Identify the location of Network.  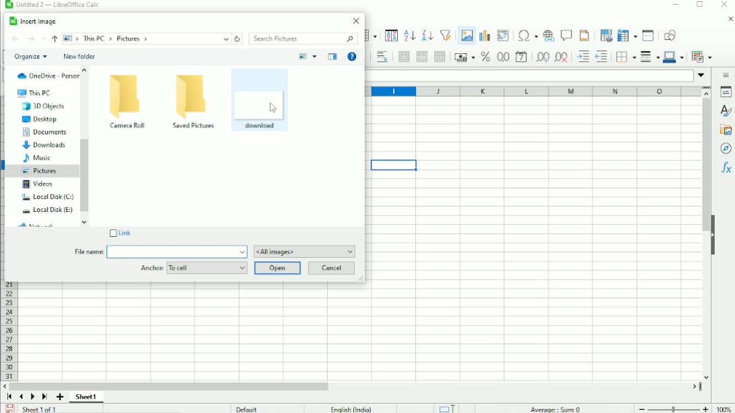
(36, 224).